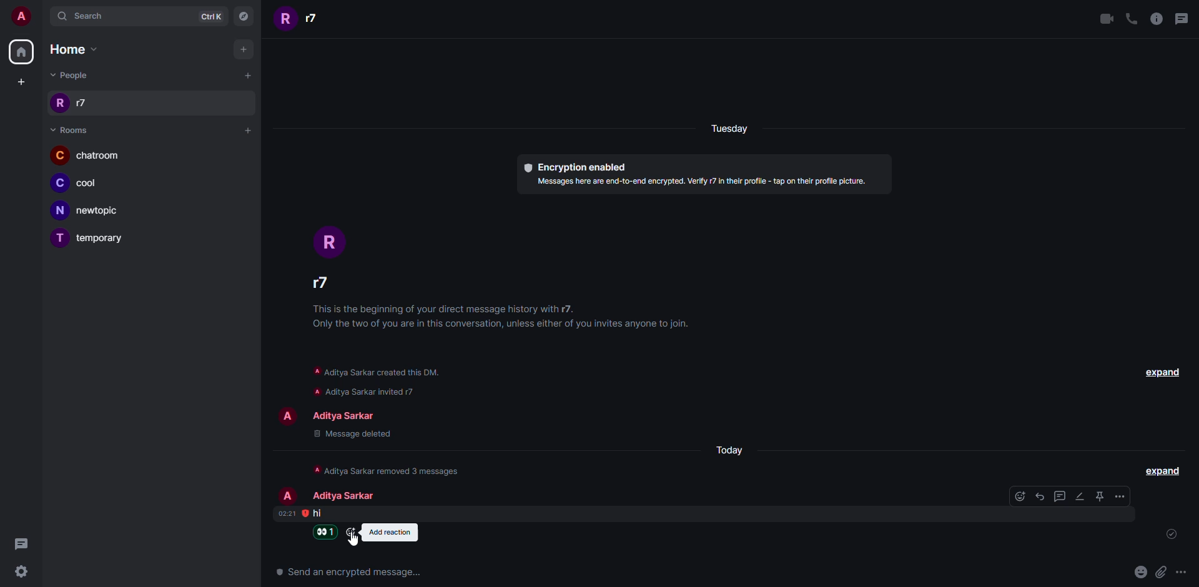  I want to click on home, so click(81, 51).